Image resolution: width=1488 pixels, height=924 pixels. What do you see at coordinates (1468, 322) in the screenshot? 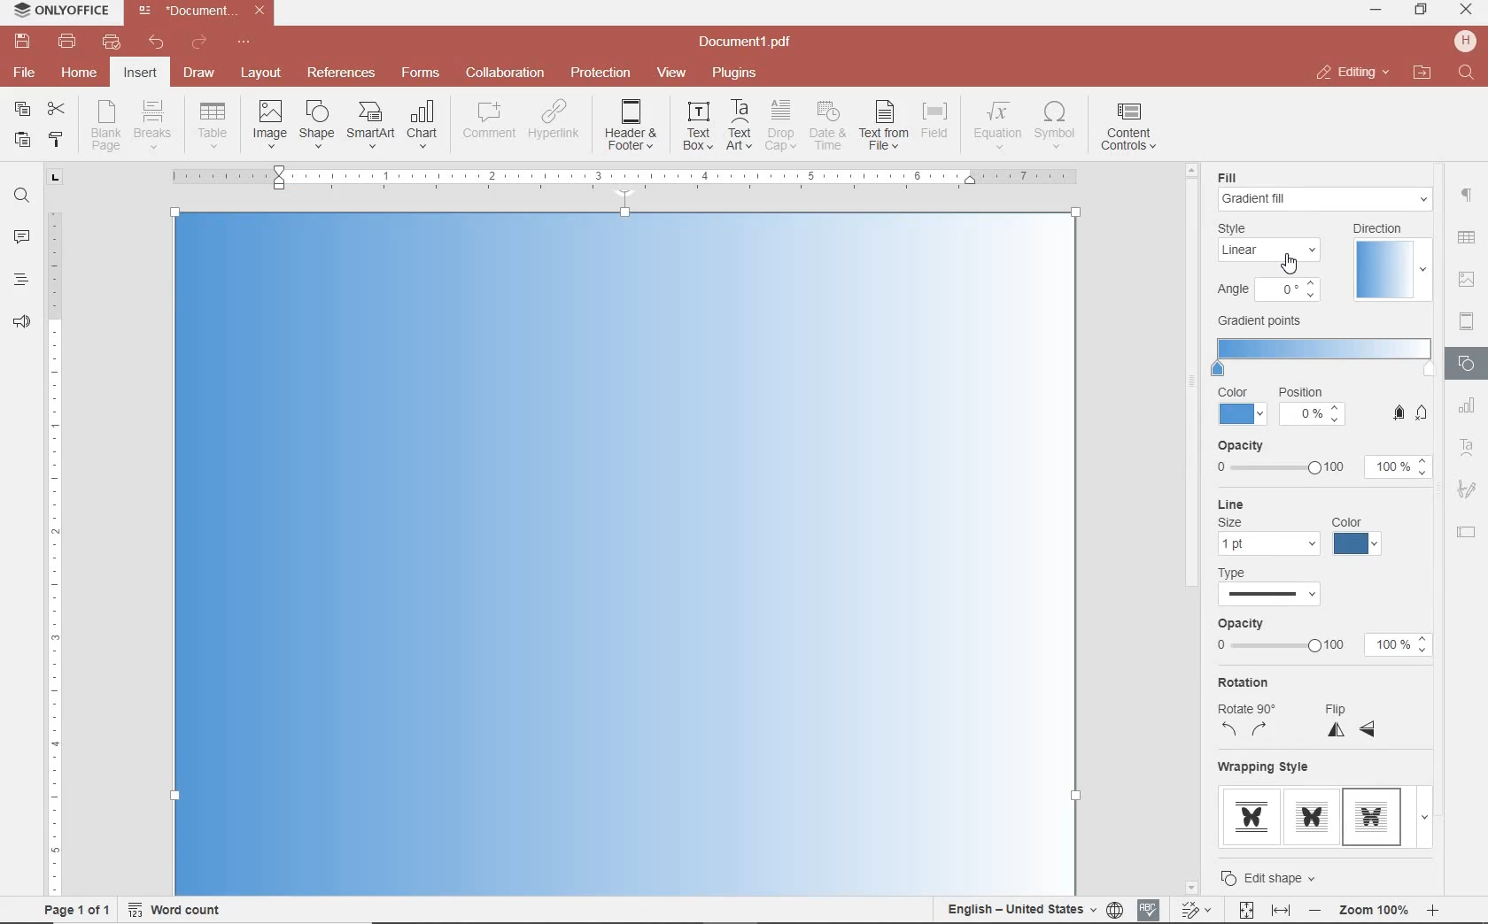
I see `HEADERS & FOOTERS` at bounding box center [1468, 322].